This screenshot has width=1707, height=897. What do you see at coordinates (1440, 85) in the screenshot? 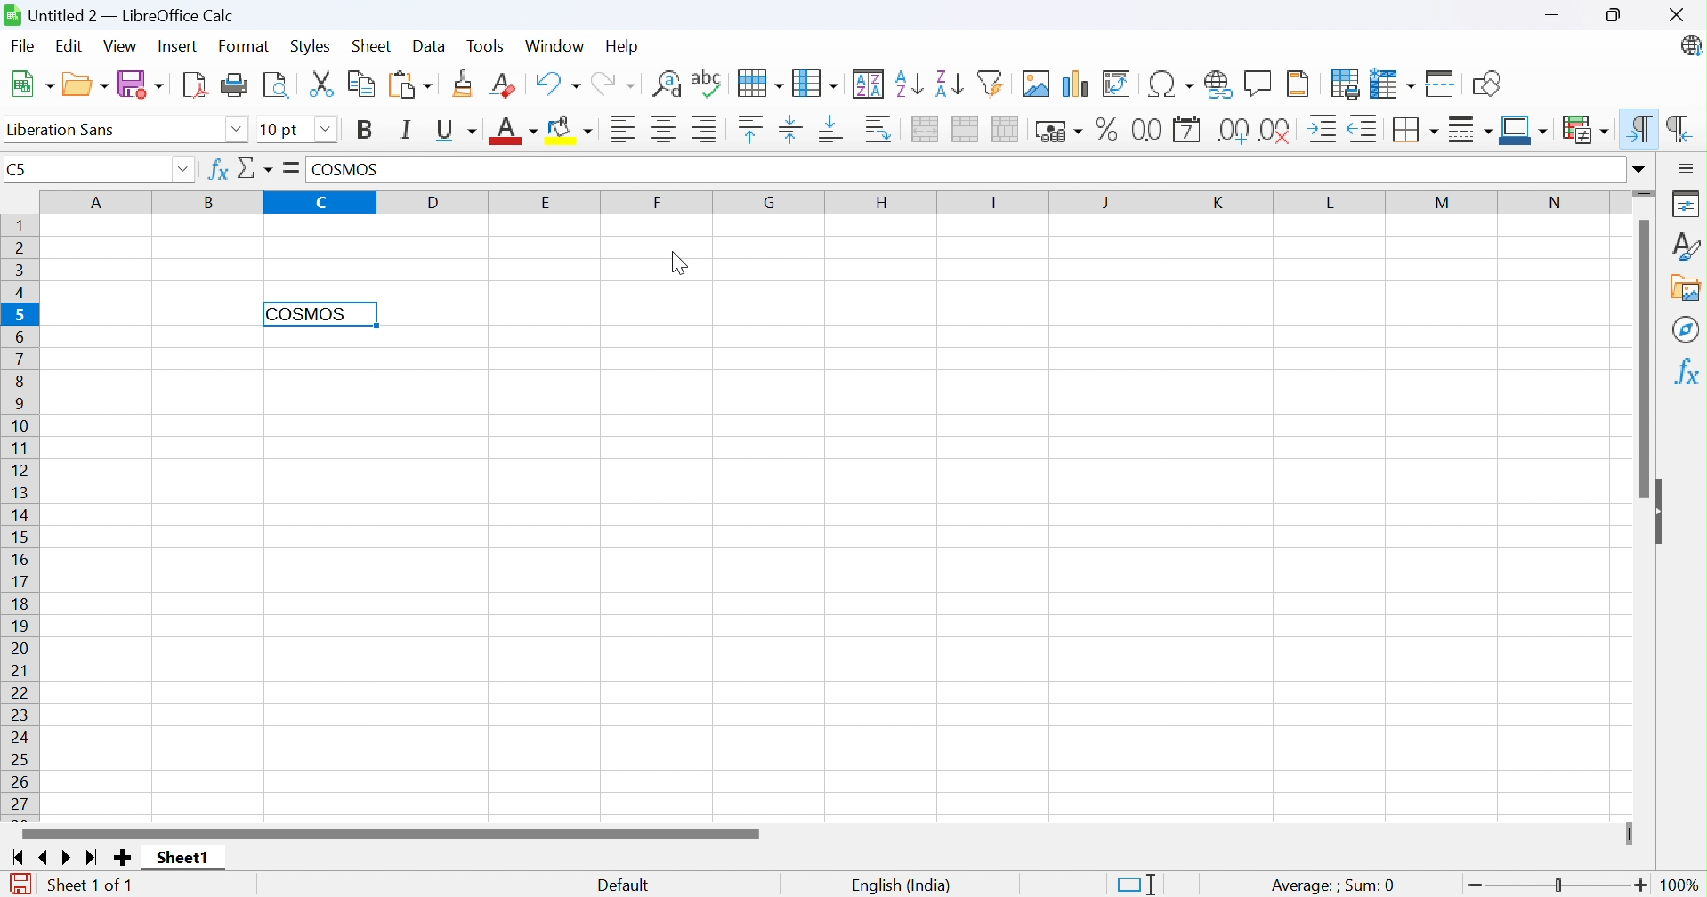
I see `Split window` at bounding box center [1440, 85].